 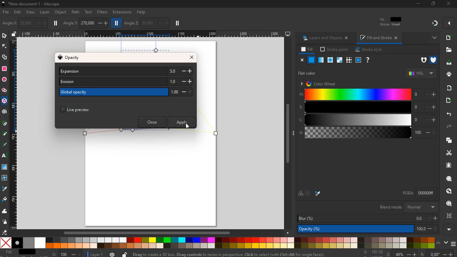 I want to click on angle y, so click(x=85, y=22).